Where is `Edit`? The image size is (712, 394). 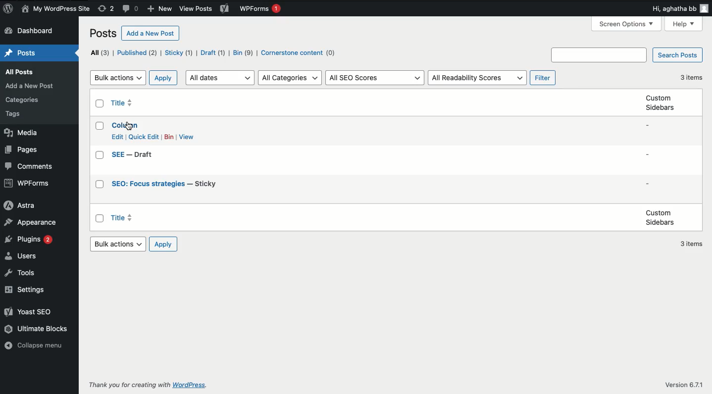 Edit is located at coordinates (117, 137).